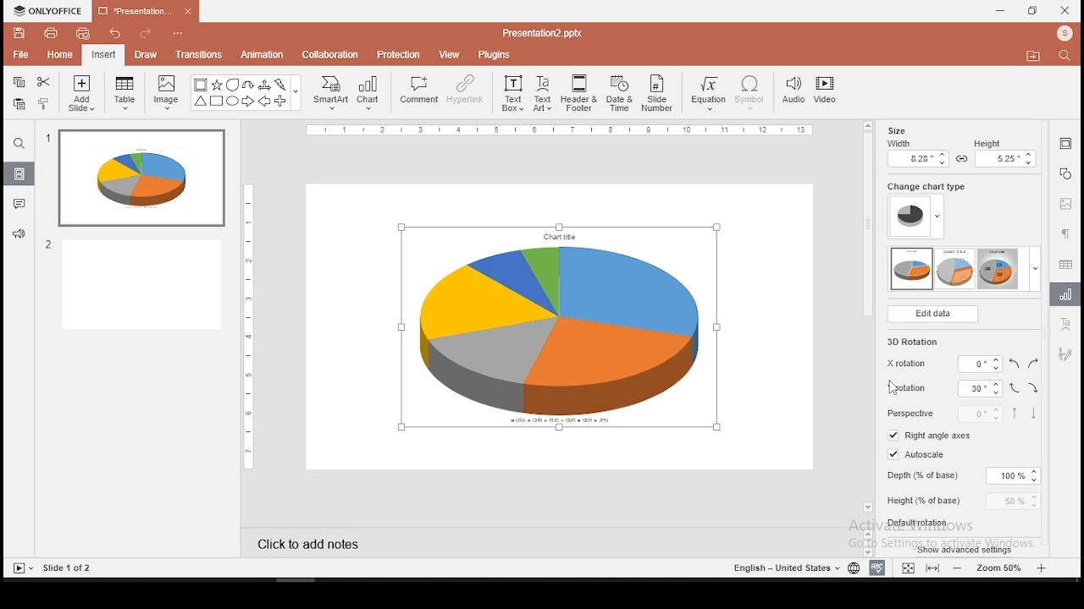  I want to click on Scale, so click(252, 326).